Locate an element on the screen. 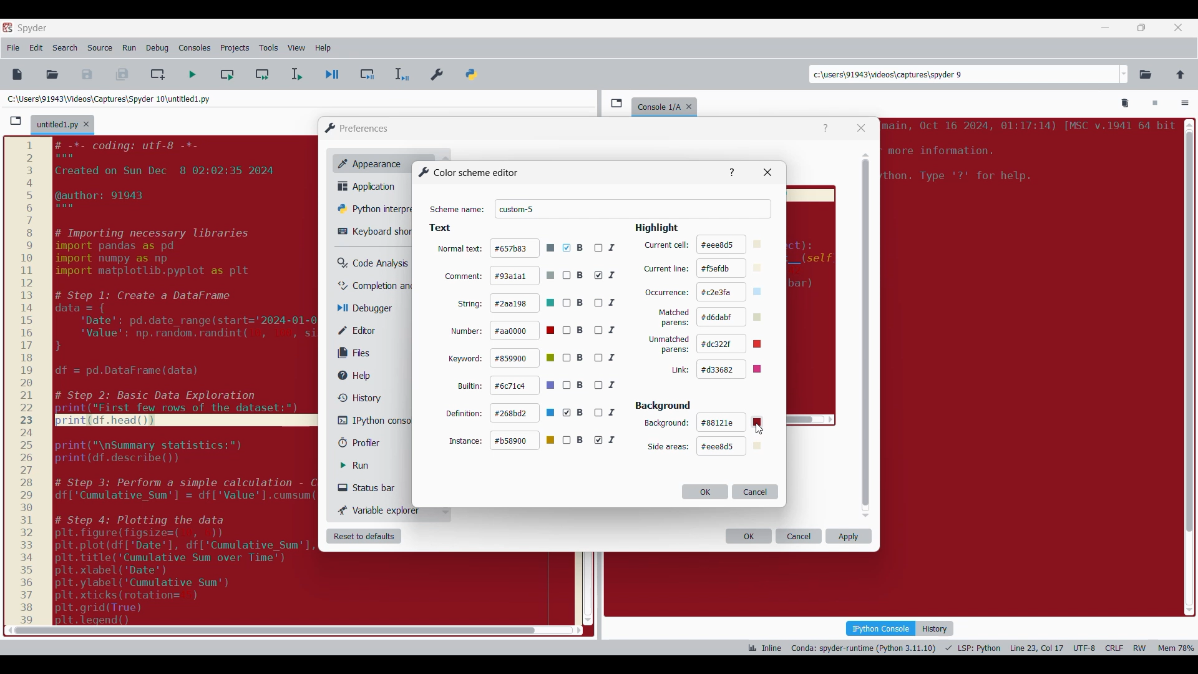 Image resolution: width=1198 pixels, height=674 pixels. Debugger is located at coordinates (371, 309).